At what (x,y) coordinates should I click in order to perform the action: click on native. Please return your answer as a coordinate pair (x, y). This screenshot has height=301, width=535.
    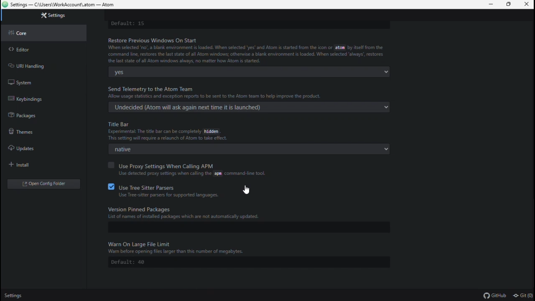
    Looking at the image, I should click on (246, 149).